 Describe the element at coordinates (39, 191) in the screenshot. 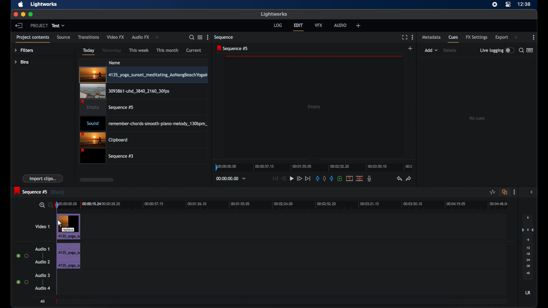

I see `sequence` at that location.